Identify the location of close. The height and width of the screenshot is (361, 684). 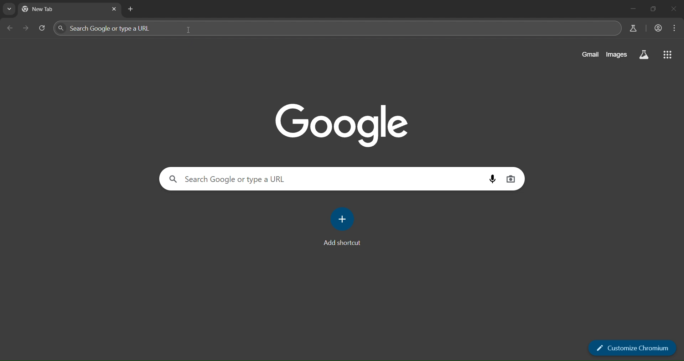
(674, 10).